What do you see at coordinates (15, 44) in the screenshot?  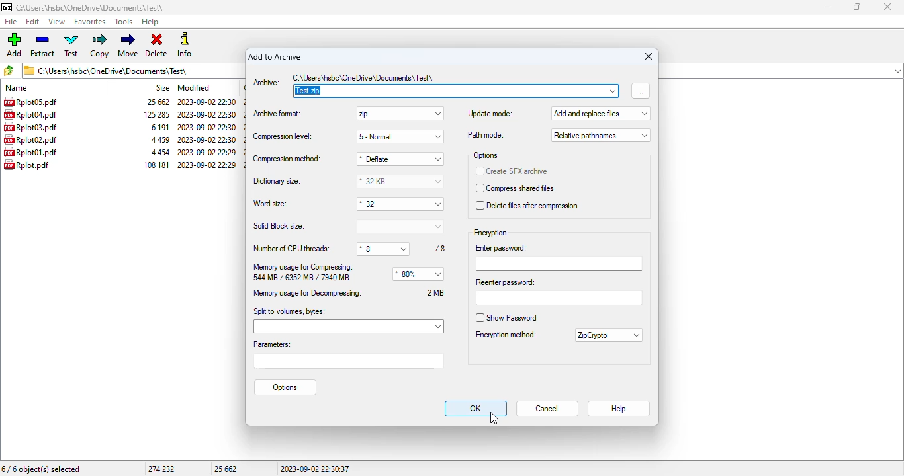 I see `add` at bounding box center [15, 44].